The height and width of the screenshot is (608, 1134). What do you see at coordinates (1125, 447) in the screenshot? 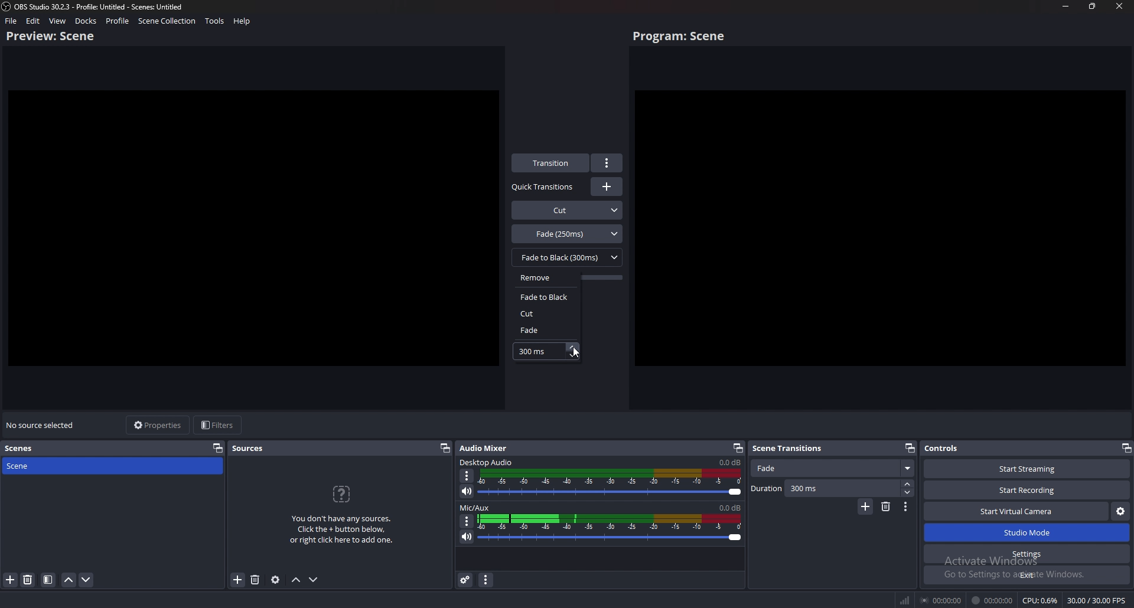
I see `pop out` at bounding box center [1125, 447].